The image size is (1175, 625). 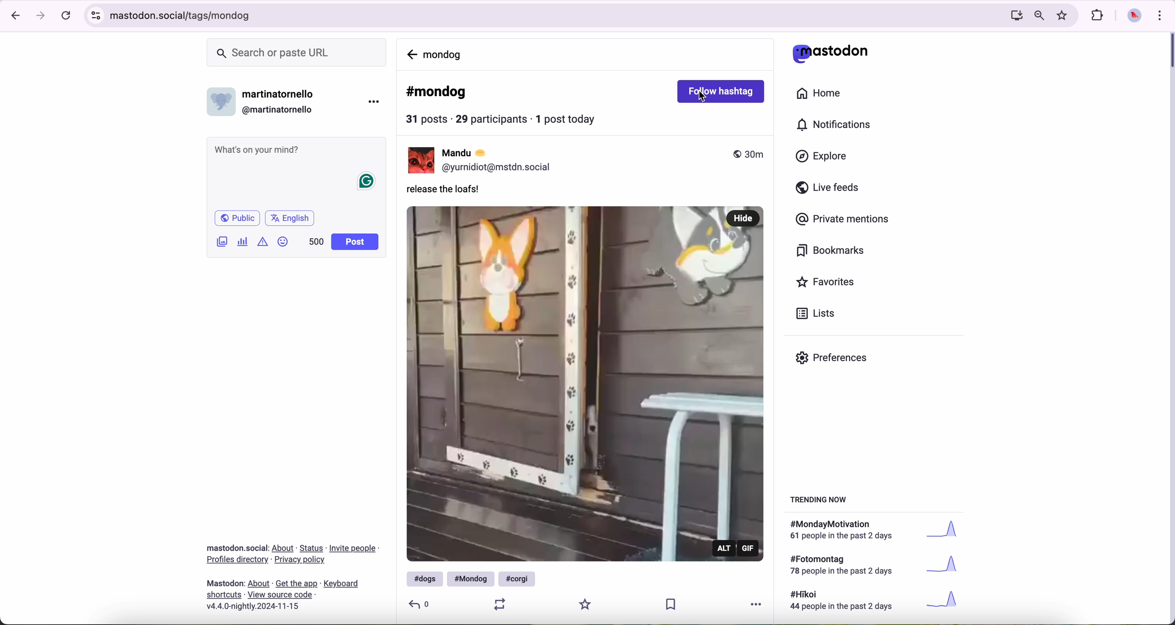 What do you see at coordinates (541, 17) in the screenshot?
I see `URL` at bounding box center [541, 17].